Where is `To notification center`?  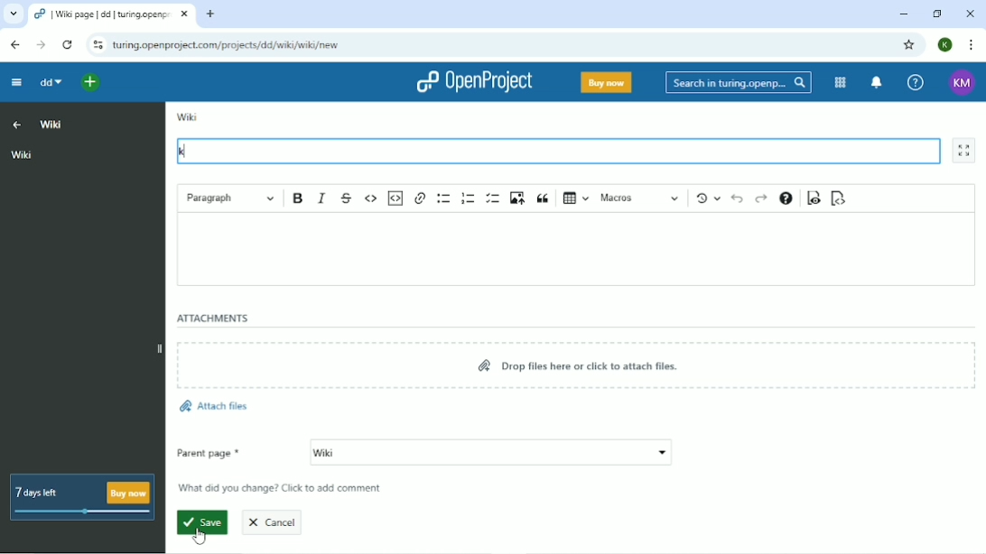 To notification center is located at coordinates (877, 82).